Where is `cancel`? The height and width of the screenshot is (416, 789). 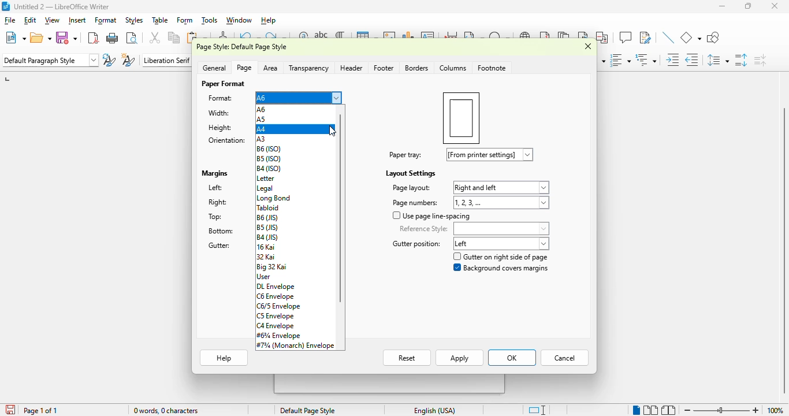 cancel is located at coordinates (566, 358).